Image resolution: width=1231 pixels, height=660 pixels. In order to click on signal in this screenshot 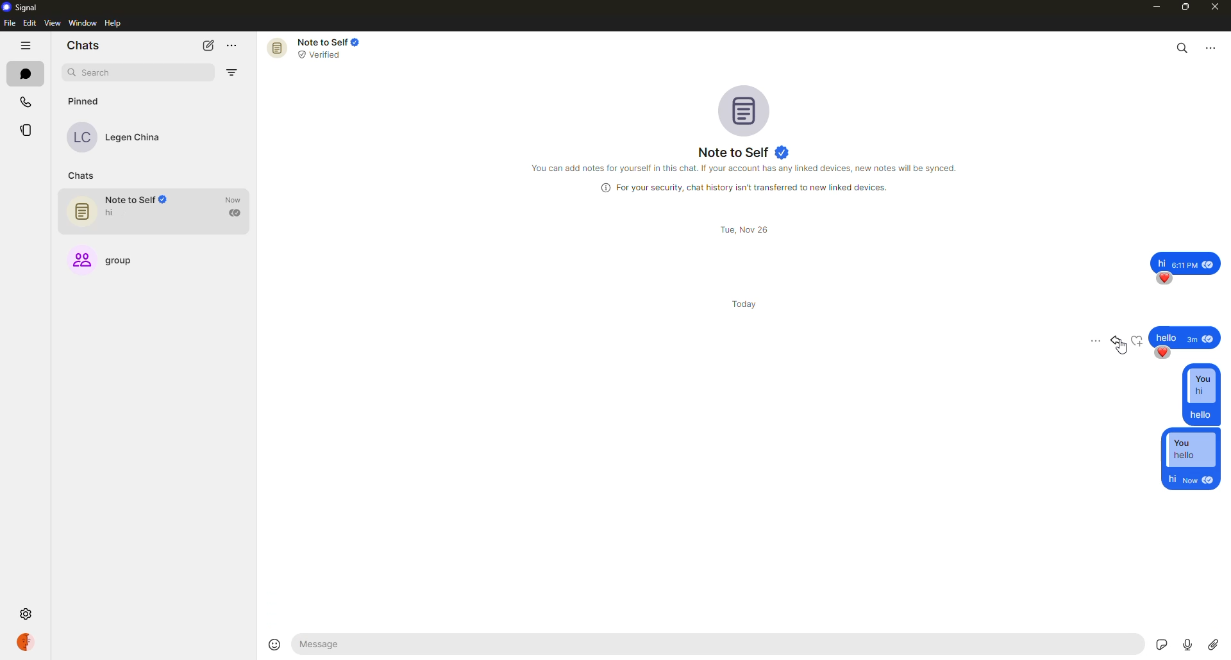, I will do `click(21, 8)`.